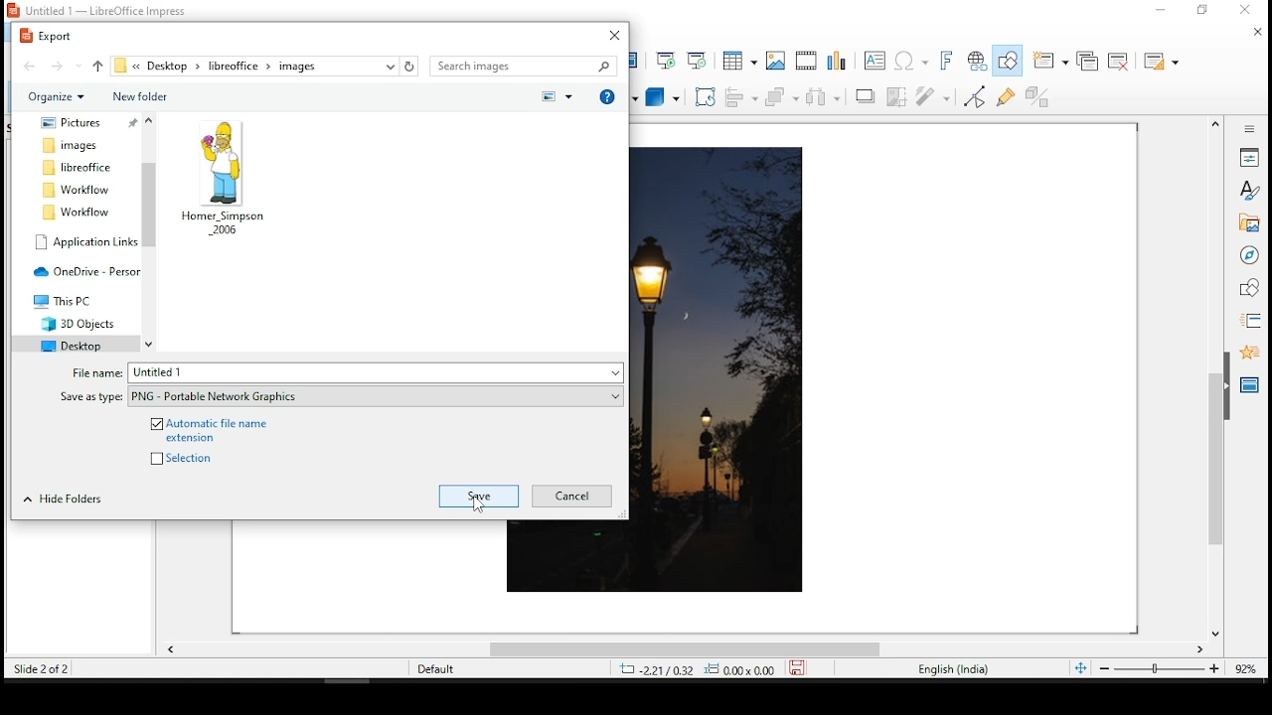  I want to click on hyperlink, so click(977, 59).